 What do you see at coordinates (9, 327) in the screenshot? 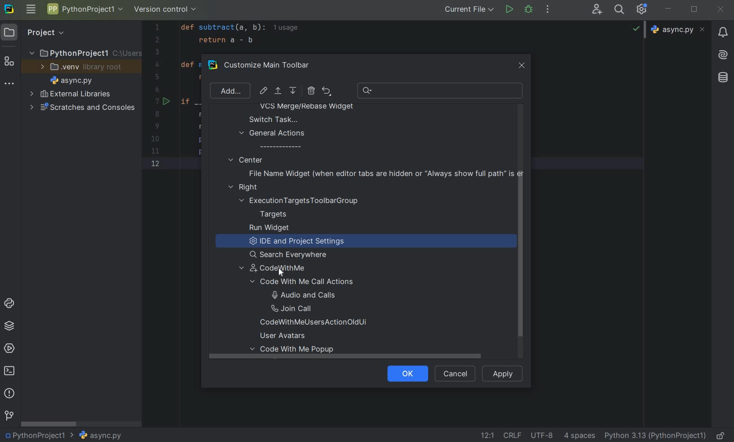
I see `PYTHON PACKAGES` at bounding box center [9, 327].